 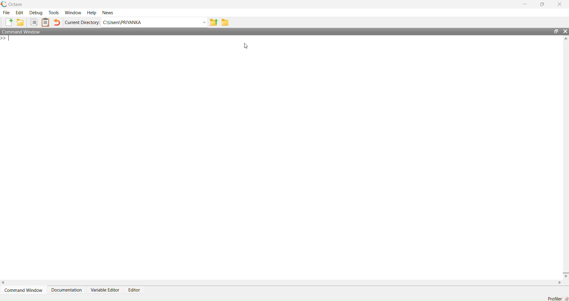 What do you see at coordinates (46, 22) in the screenshot?
I see `Clipboard` at bounding box center [46, 22].